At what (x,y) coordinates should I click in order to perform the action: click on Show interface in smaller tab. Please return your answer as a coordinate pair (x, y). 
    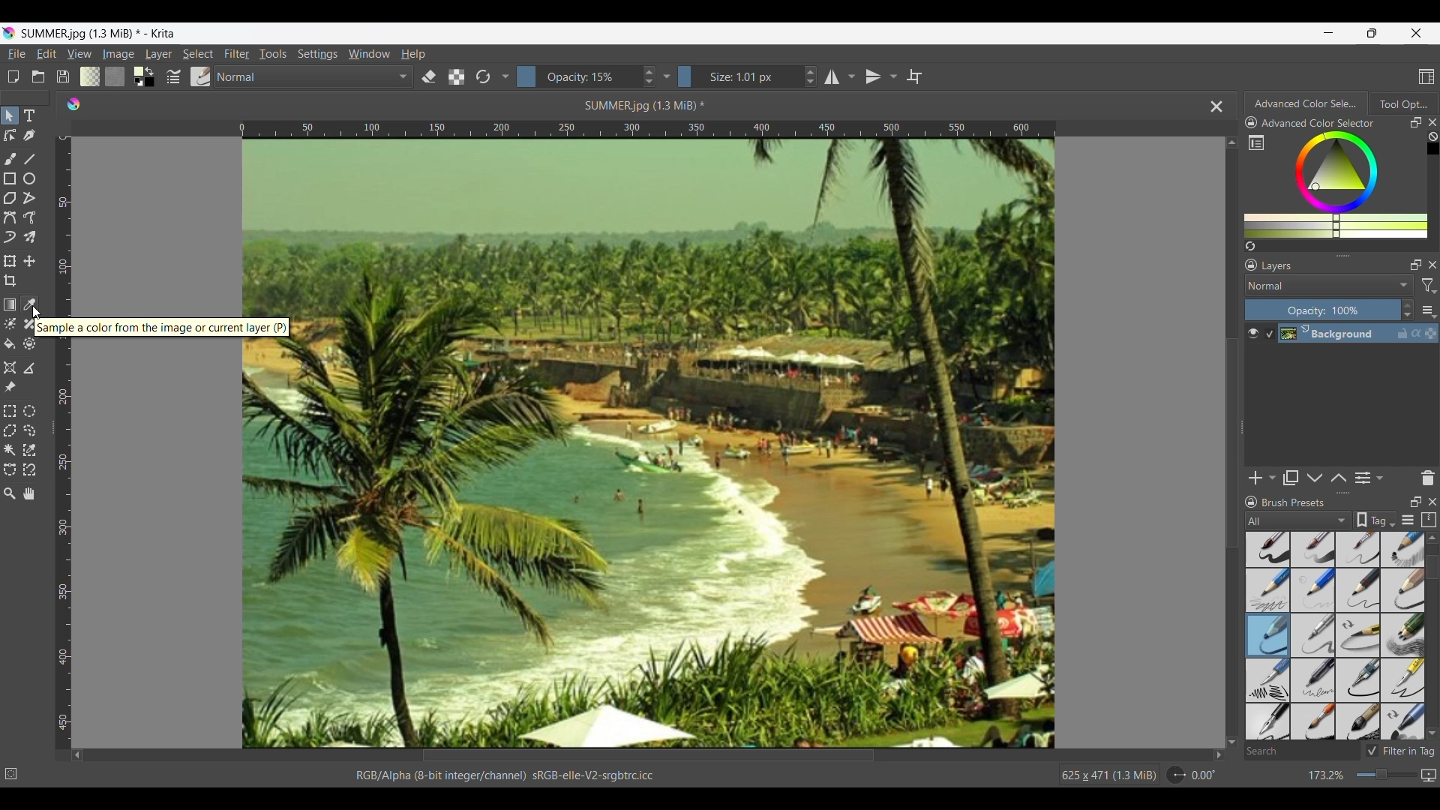
    Looking at the image, I should click on (1372, 33).